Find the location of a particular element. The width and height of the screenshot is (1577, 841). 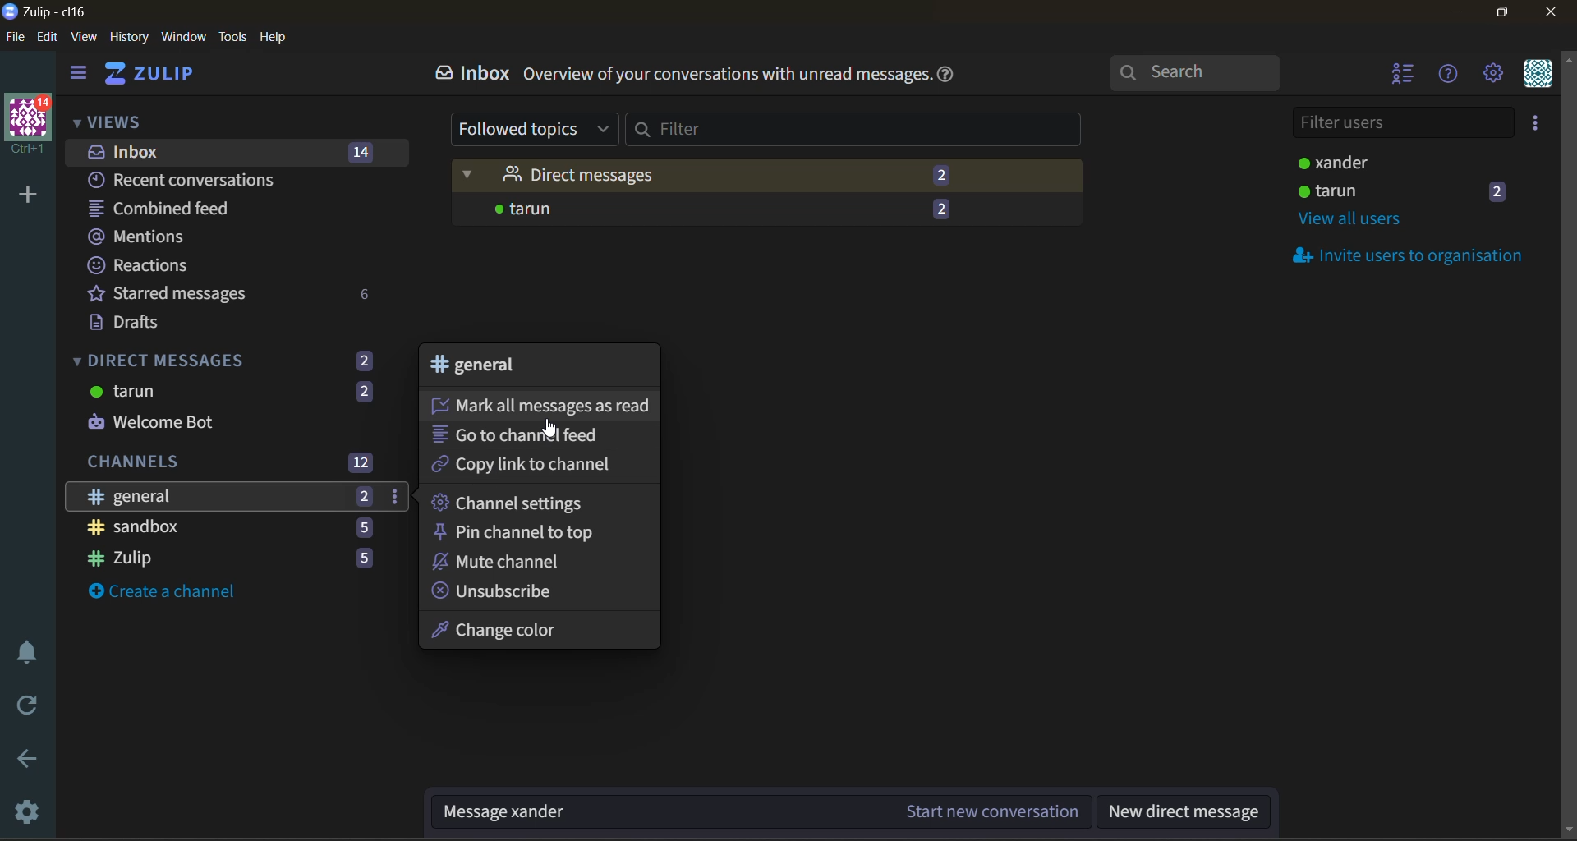

personal menu is located at coordinates (1536, 76).